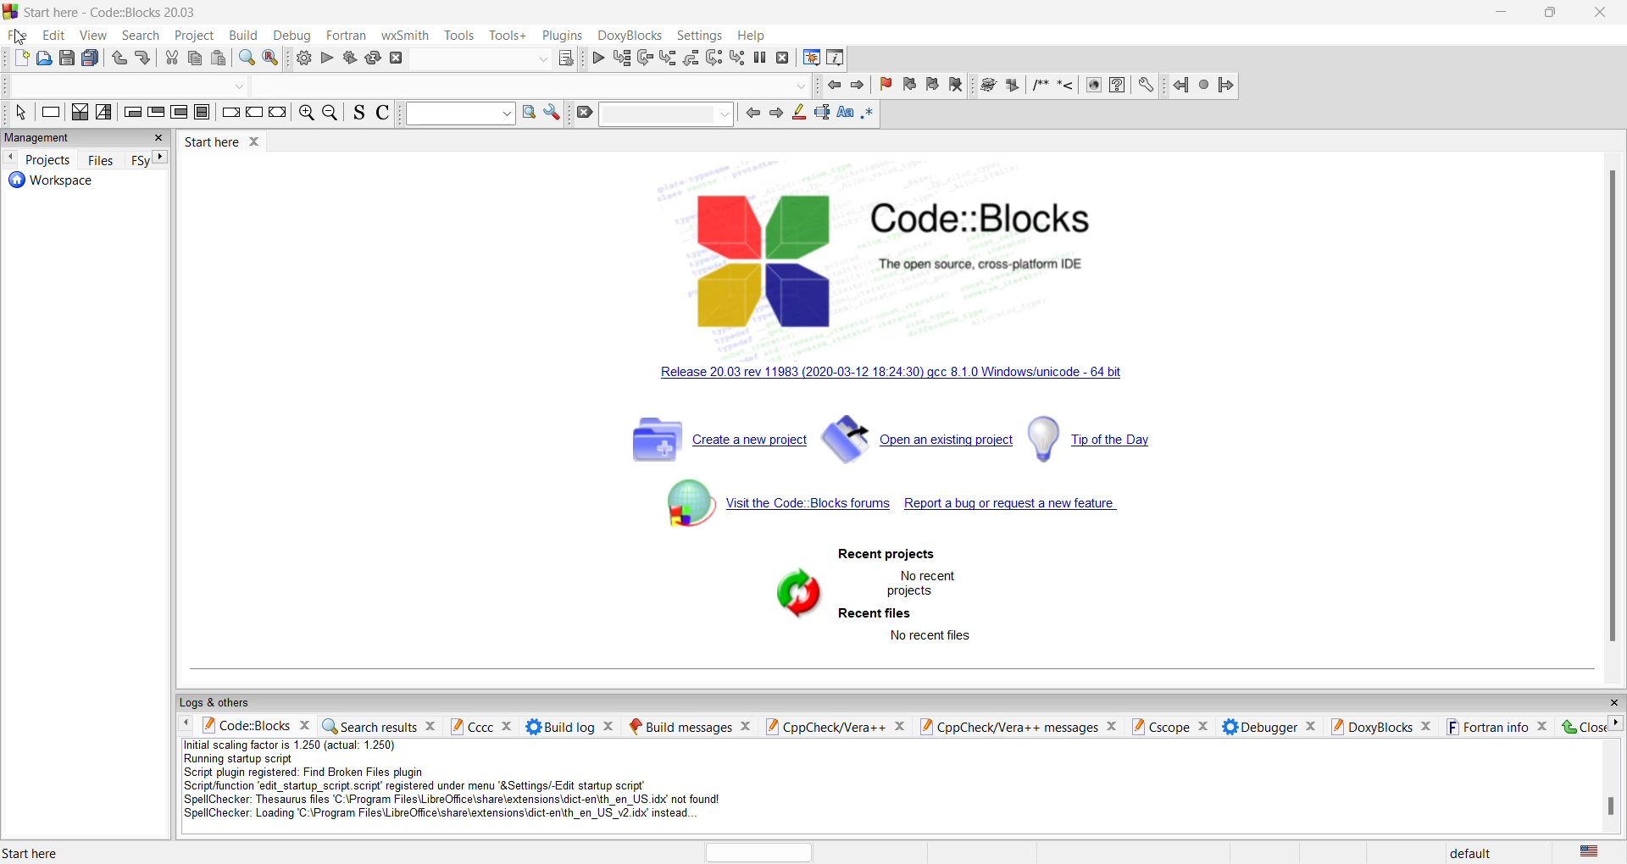 This screenshot has height=864, width=1627. I want to click on stop instruction, so click(204, 116).